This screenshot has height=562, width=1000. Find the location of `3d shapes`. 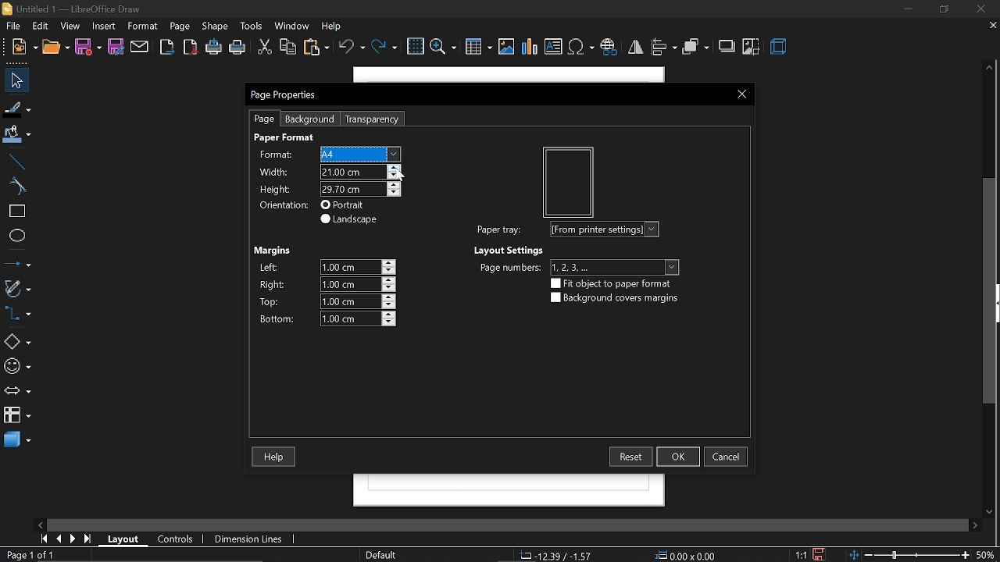

3d shapes is located at coordinates (18, 442).